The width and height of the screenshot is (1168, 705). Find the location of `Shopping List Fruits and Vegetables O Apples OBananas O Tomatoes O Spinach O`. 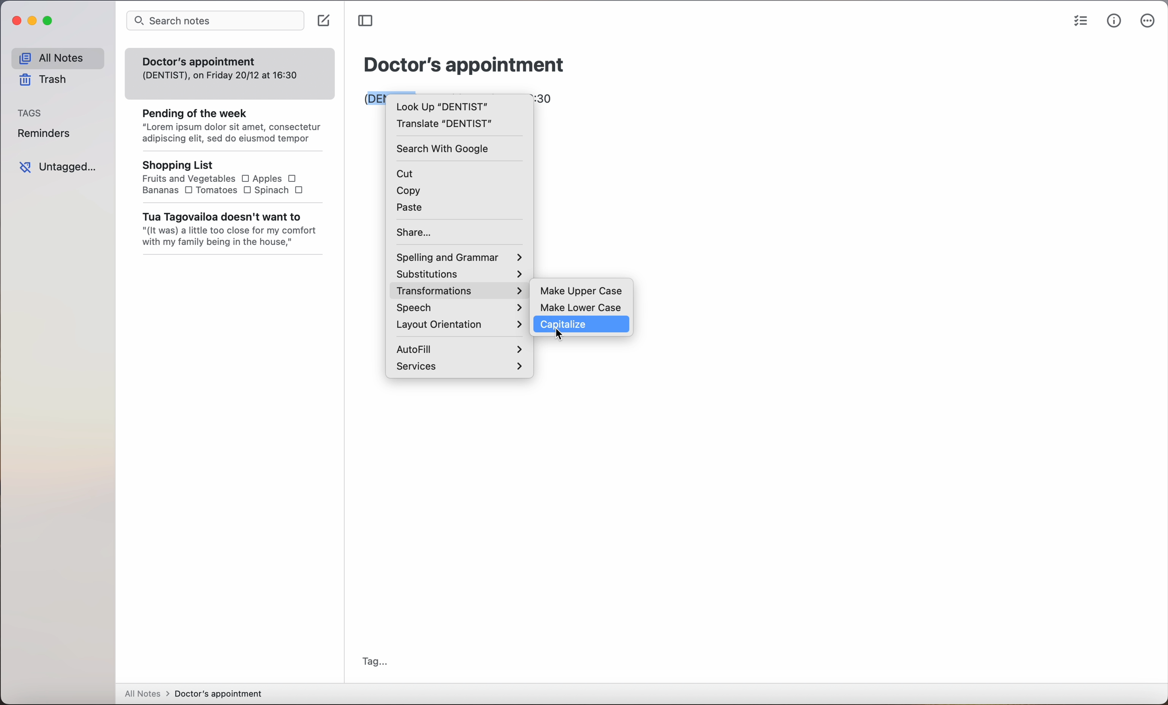

Shopping List Fruits and Vegetables O Apples OBananas O Tomatoes O Spinach O is located at coordinates (218, 177).